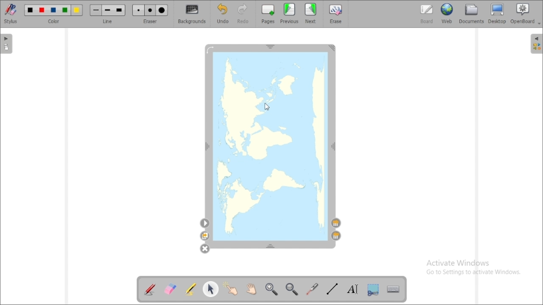 The width and height of the screenshot is (543, 305). Describe the element at coordinates (211, 289) in the screenshot. I see `select and modify objects` at that location.